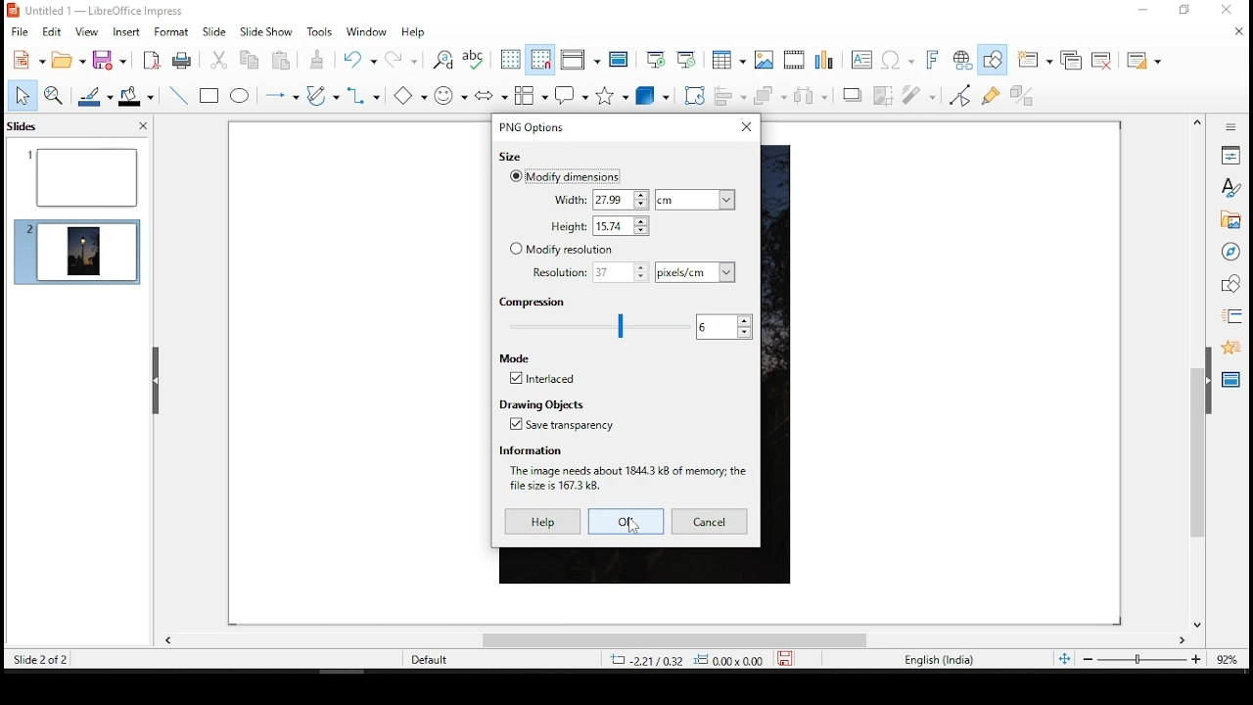  I want to click on slide, so click(214, 32).